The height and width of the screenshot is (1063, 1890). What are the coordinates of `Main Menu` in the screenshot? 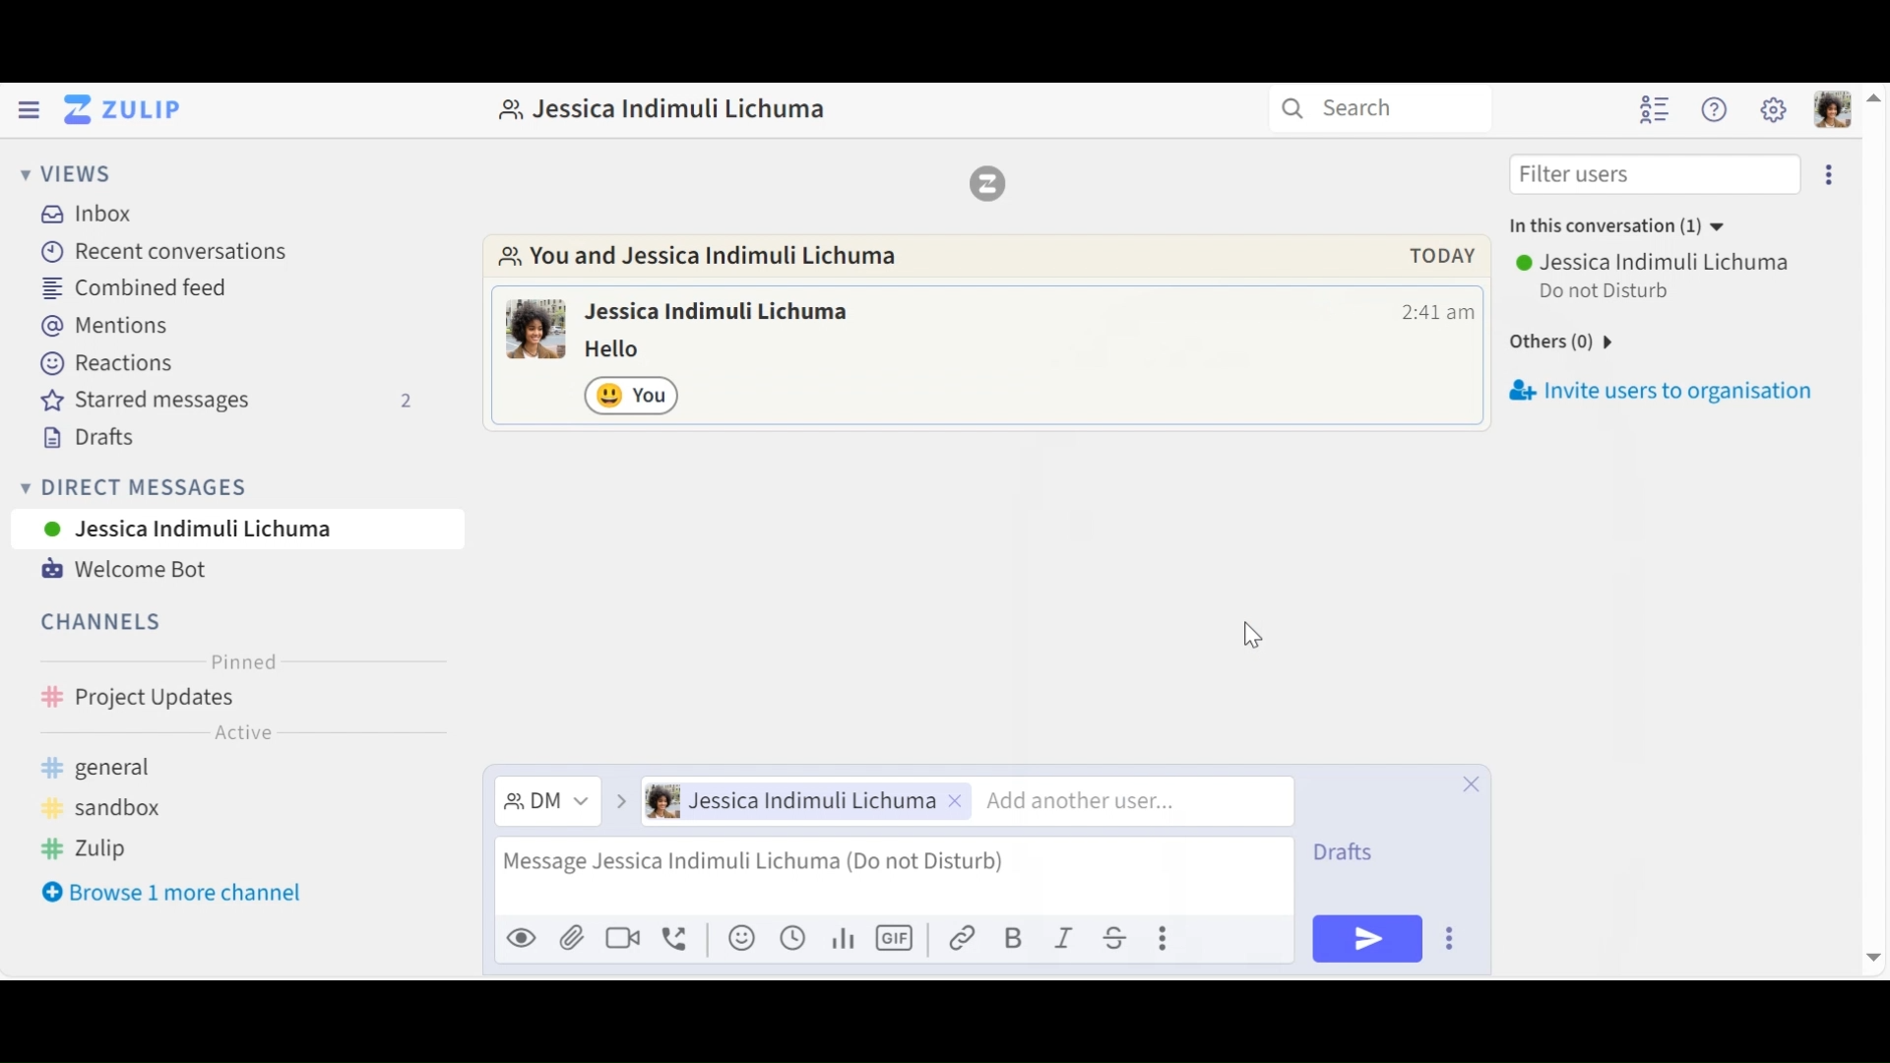 It's located at (1773, 109).